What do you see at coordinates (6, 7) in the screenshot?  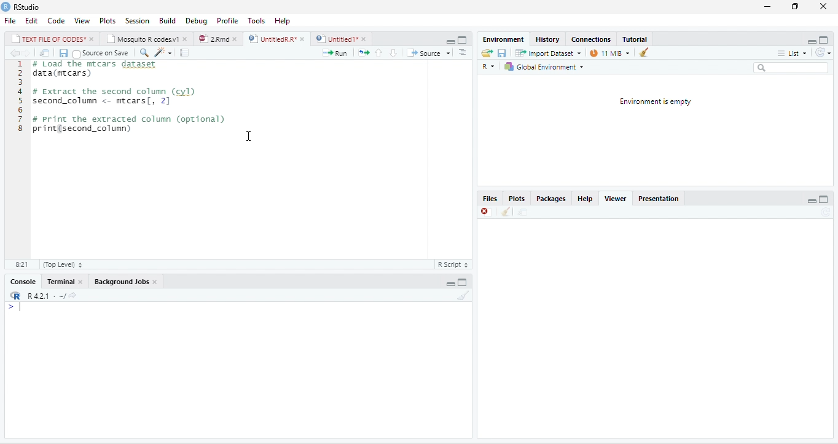 I see `RStudio logo` at bounding box center [6, 7].